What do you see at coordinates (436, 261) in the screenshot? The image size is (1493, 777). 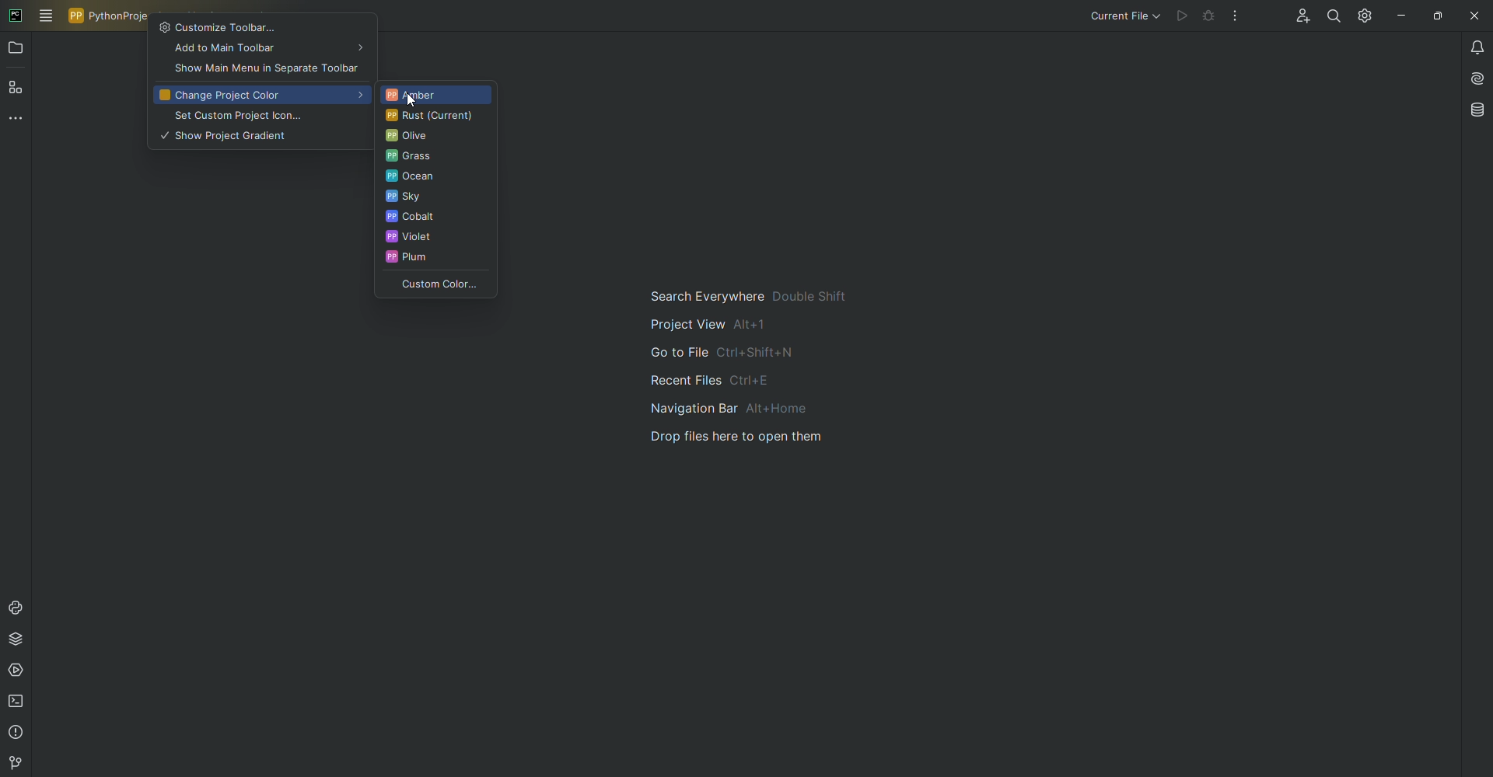 I see `Plum` at bounding box center [436, 261].